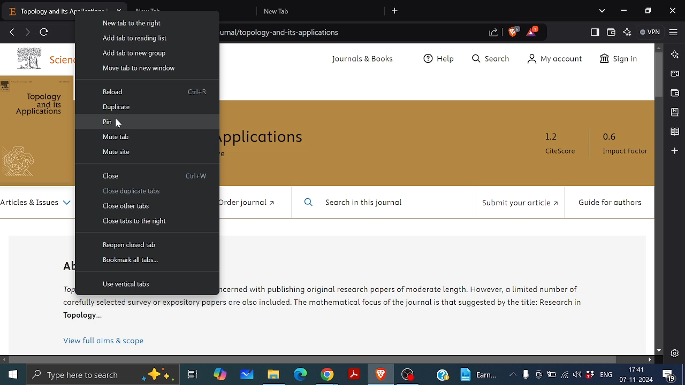 Image resolution: width=685 pixels, height=385 pixels. I want to click on Bookmark all tabs, so click(130, 260).